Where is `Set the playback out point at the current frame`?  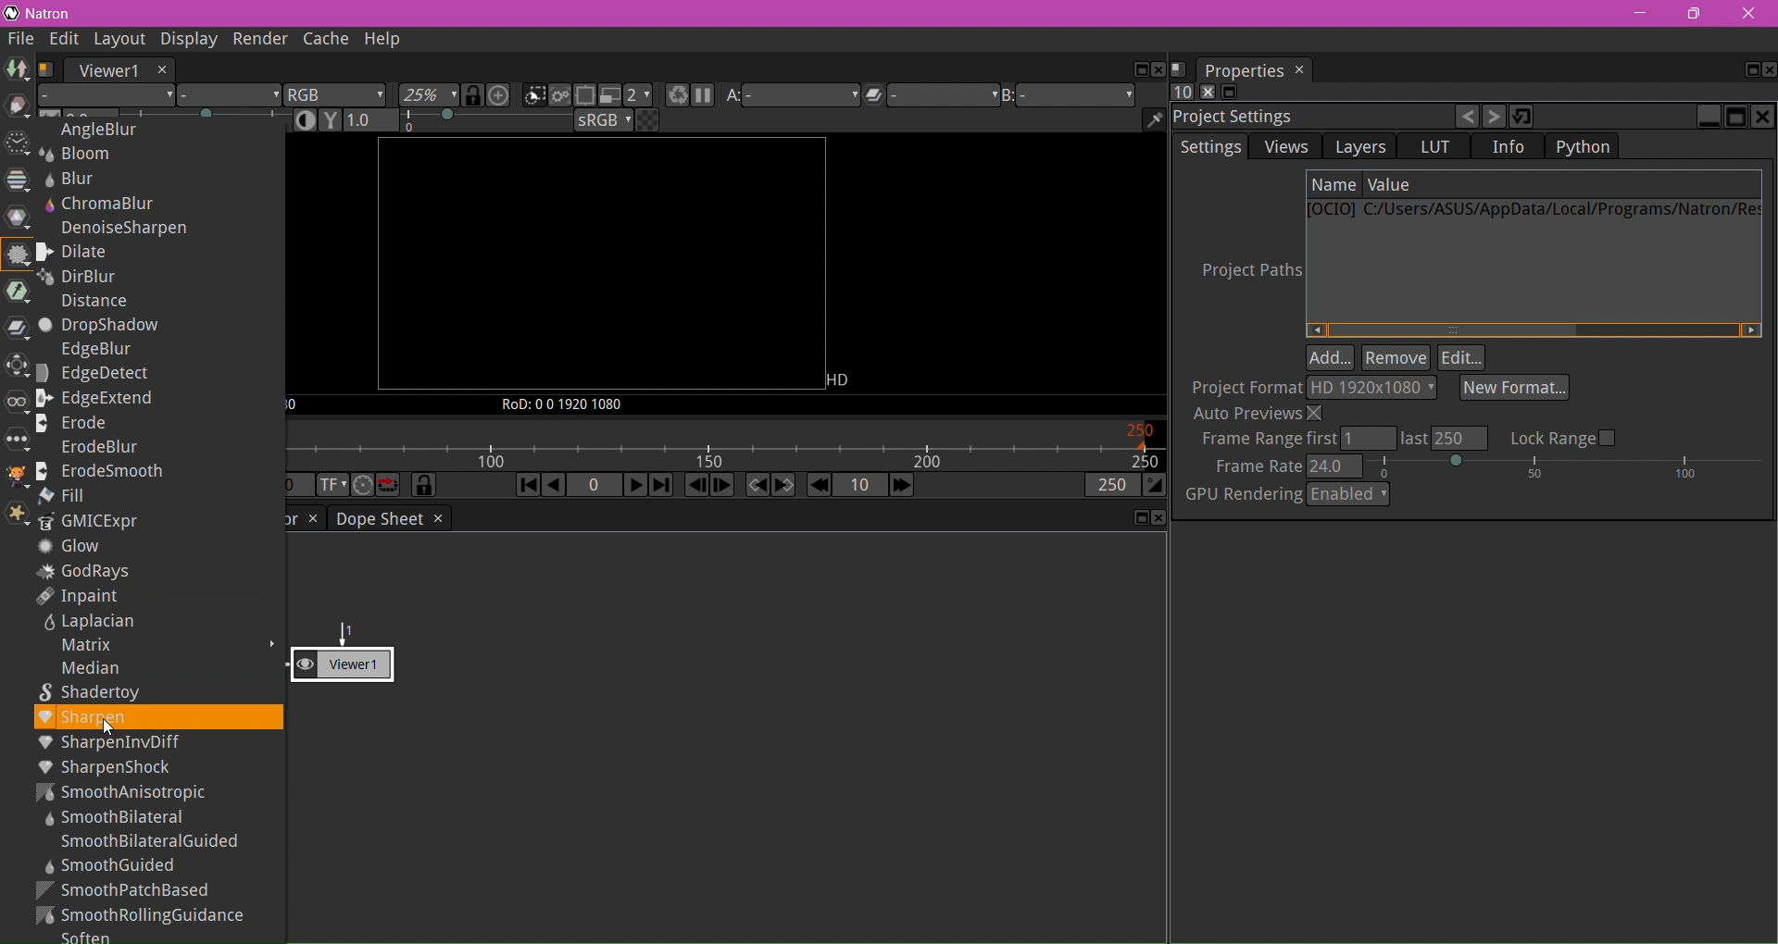
Set the playback out point at the current frame is located at coordinates (1155, 487).